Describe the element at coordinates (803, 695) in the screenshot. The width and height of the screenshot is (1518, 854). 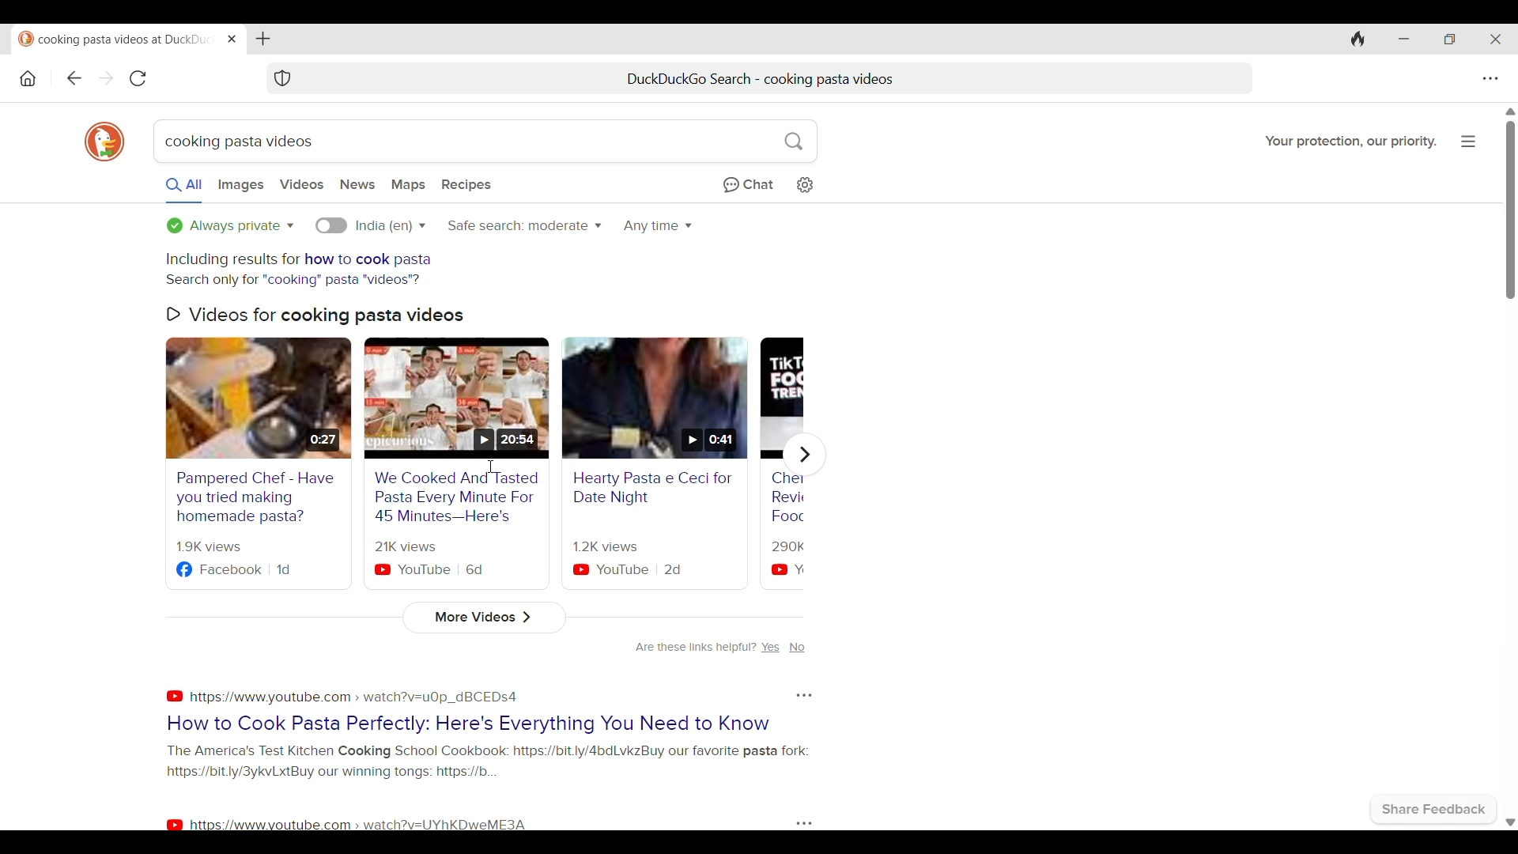
I see `Options` at that location.